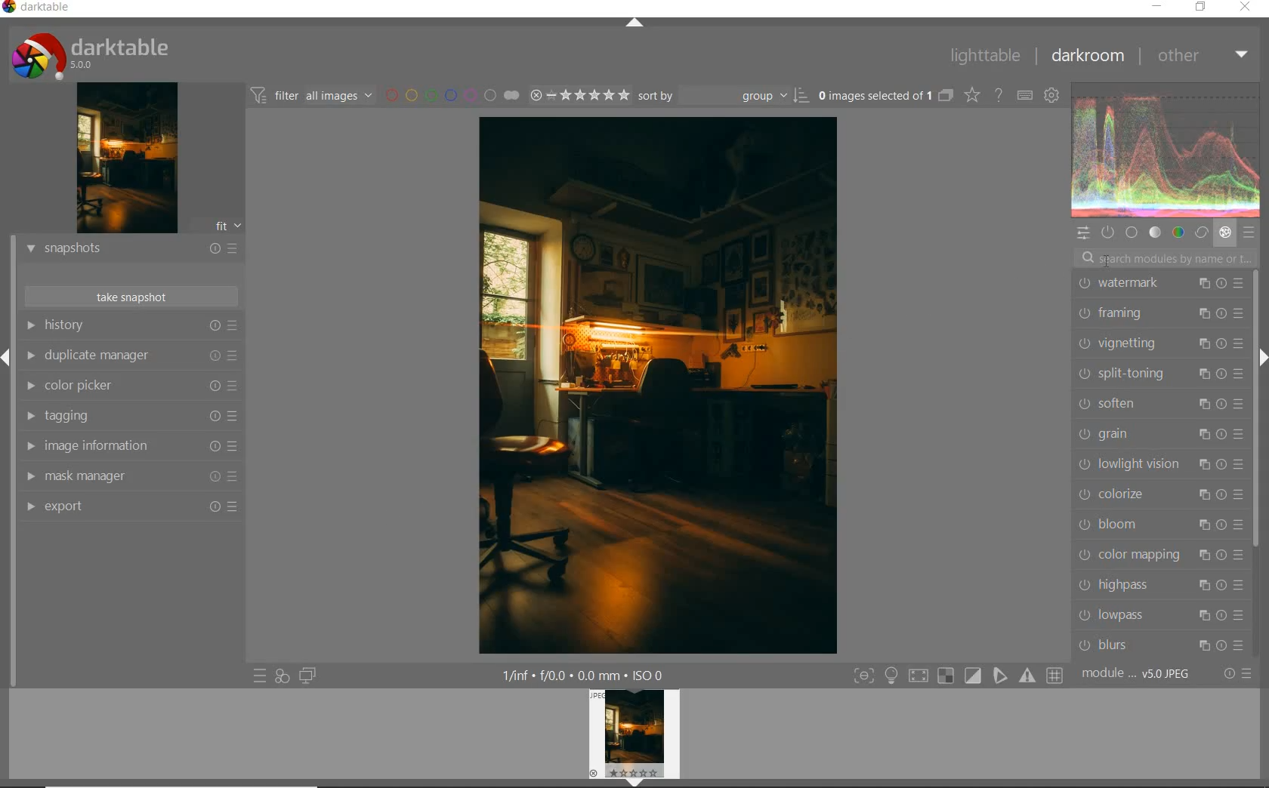 This screenshot has height=788, width=1269. Describe the element at coordinates (1161, 313) in the screenshot. I see `framing` at that location.